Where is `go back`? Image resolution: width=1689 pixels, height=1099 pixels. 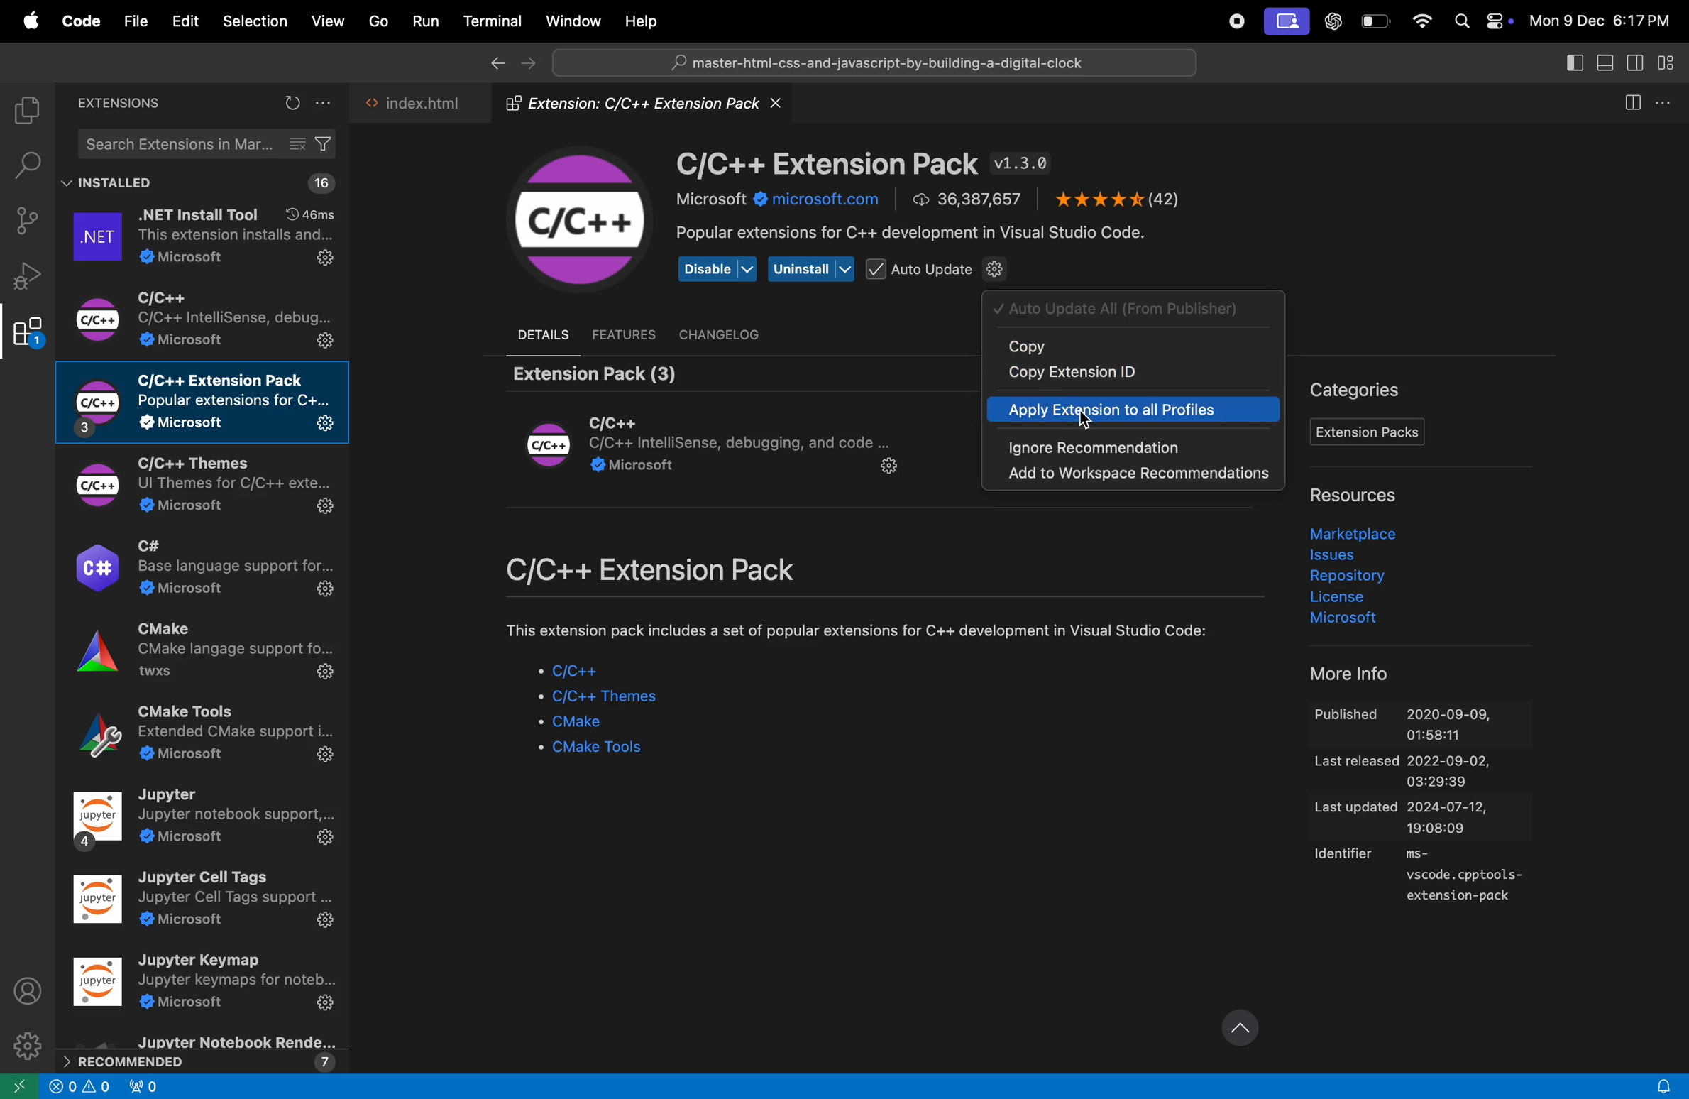 go back is located at coordinates (495, 62).